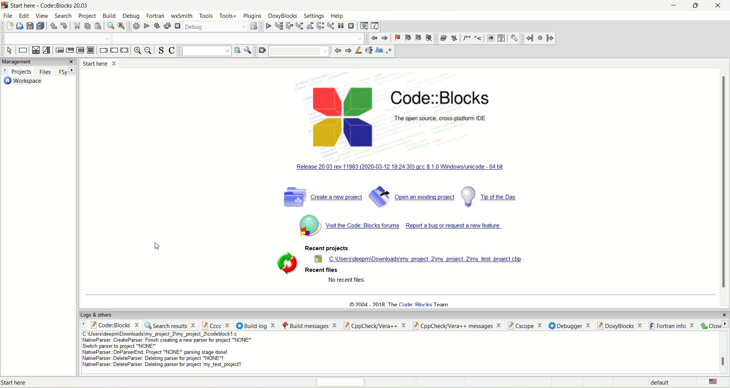  Describe the element at coordinates (99, 315) in the screenshot. I see `logs and others` at that location.